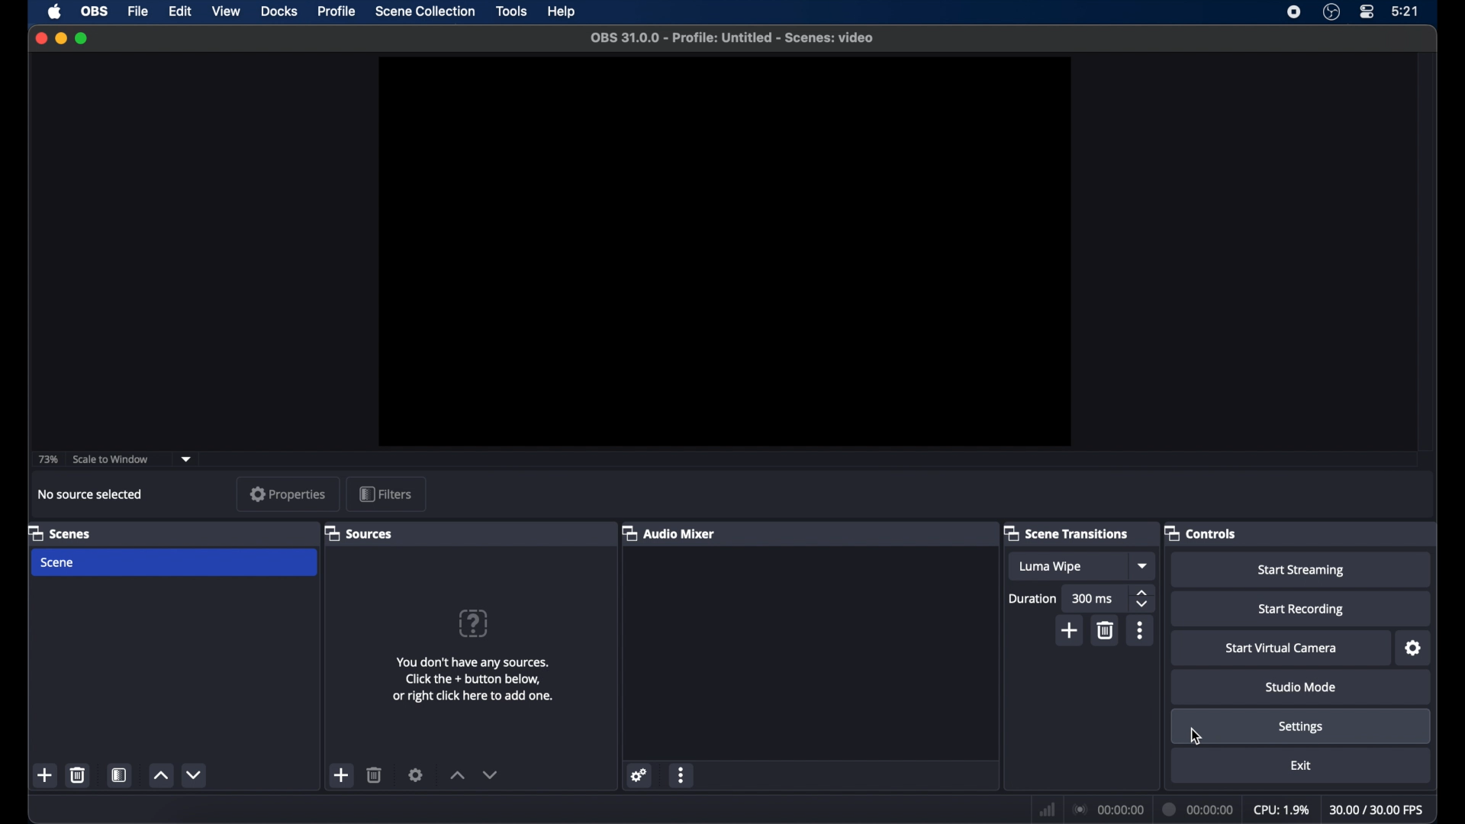 The image size is (1465, 824). What do you see at coordinates (1366, 12) in the screenshot?
I see `control center` at bounding box center [1366, 12].